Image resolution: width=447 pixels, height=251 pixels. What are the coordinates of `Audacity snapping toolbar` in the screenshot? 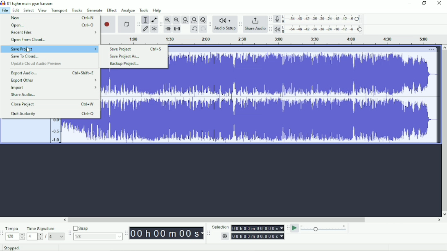 It's located at (70, 233).